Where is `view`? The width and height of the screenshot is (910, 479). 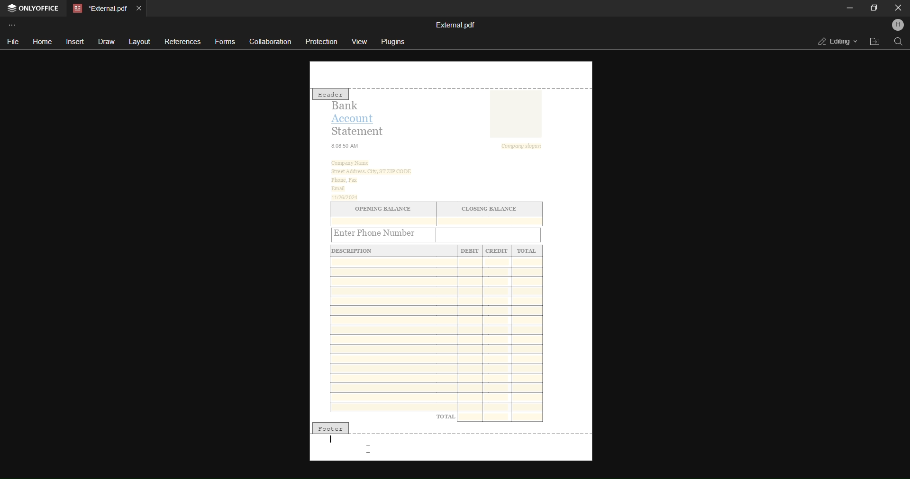 view is located at coordinates (361, 41).